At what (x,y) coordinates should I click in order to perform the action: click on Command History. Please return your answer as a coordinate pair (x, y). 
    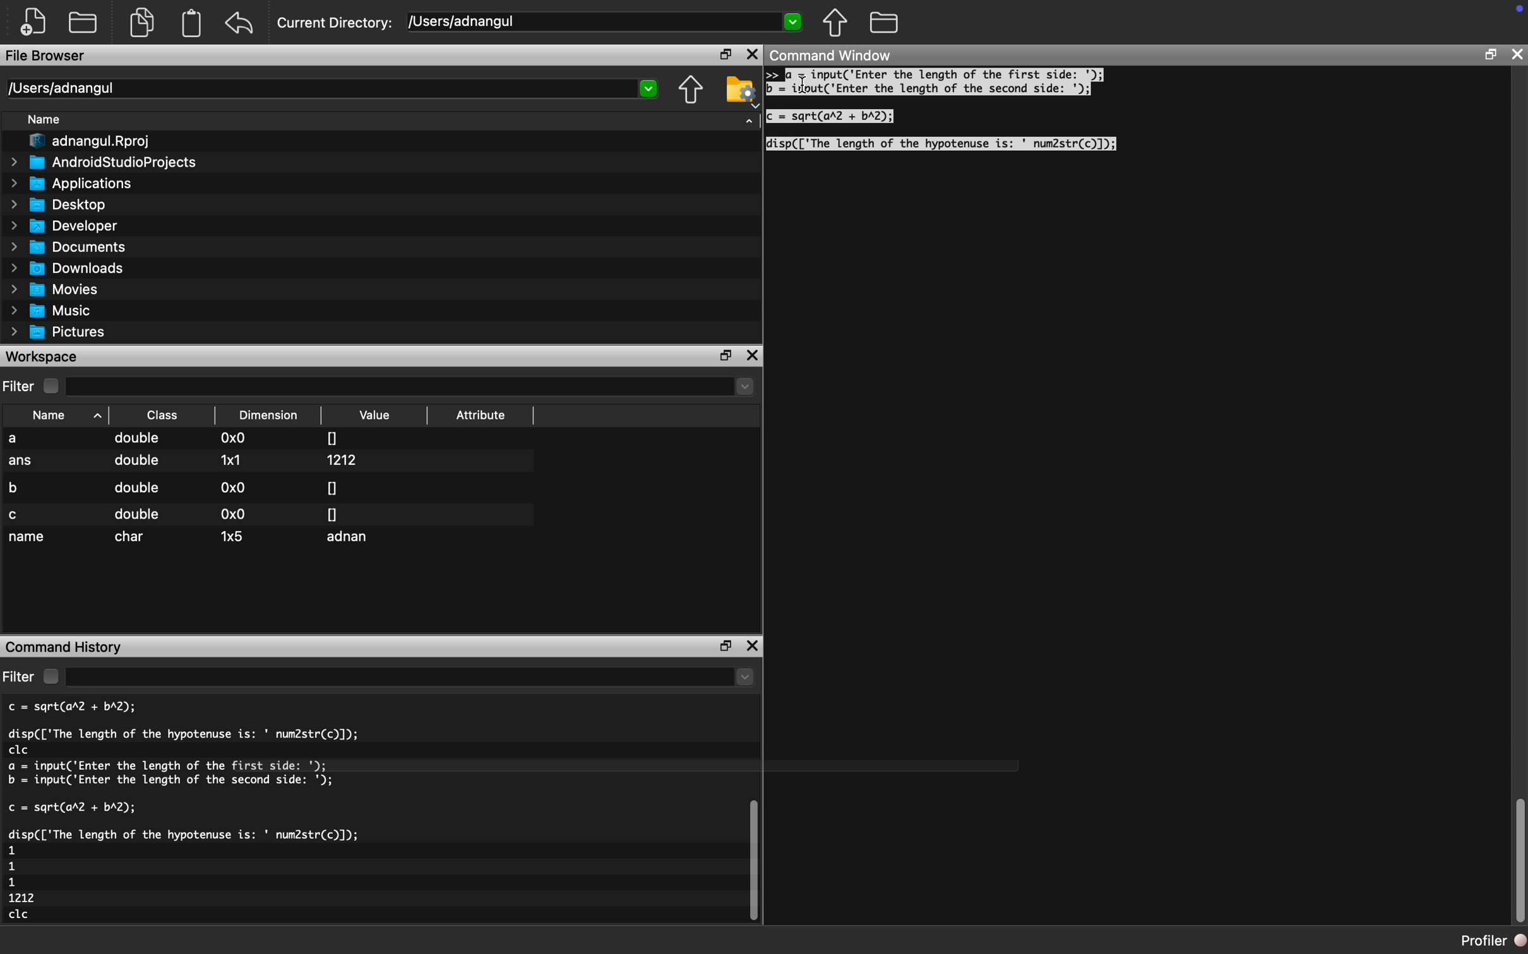
    Looking at the image, I should click on (66, 645).